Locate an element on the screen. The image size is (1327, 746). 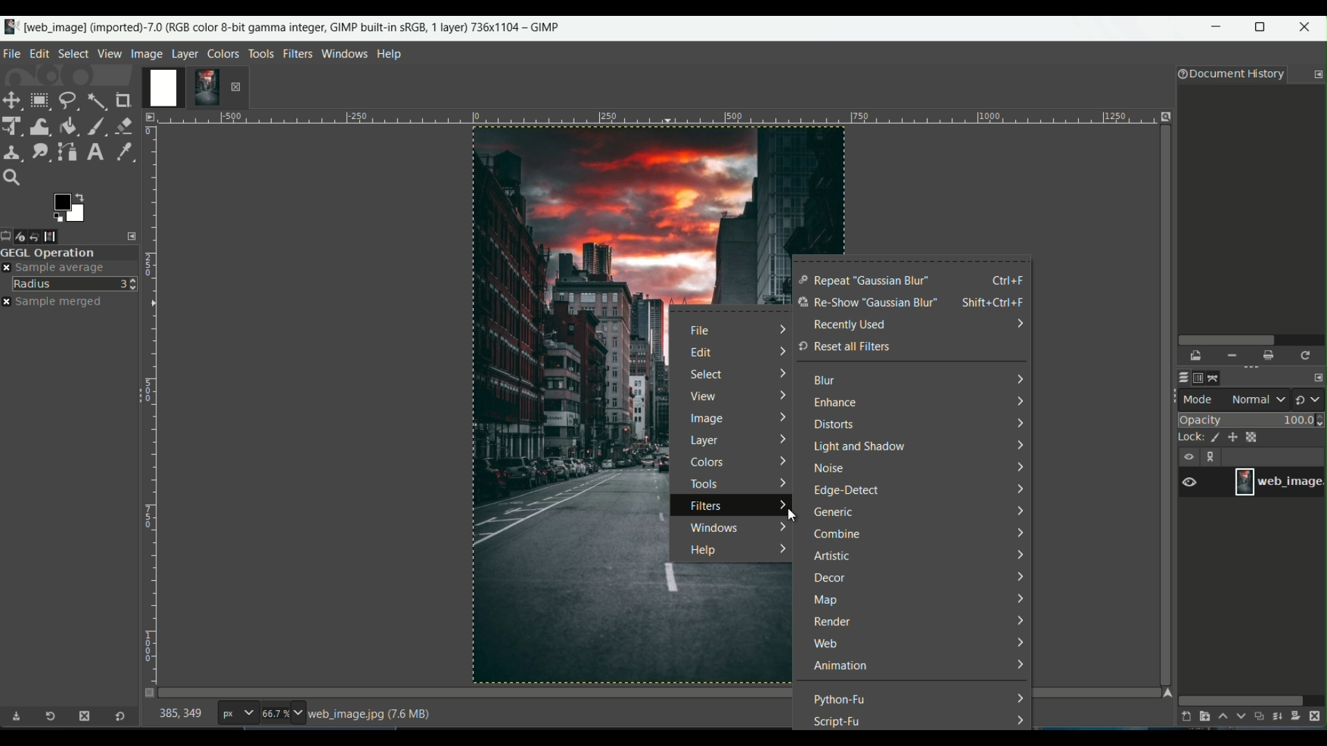
distorts is located at coordinates (832, 424).